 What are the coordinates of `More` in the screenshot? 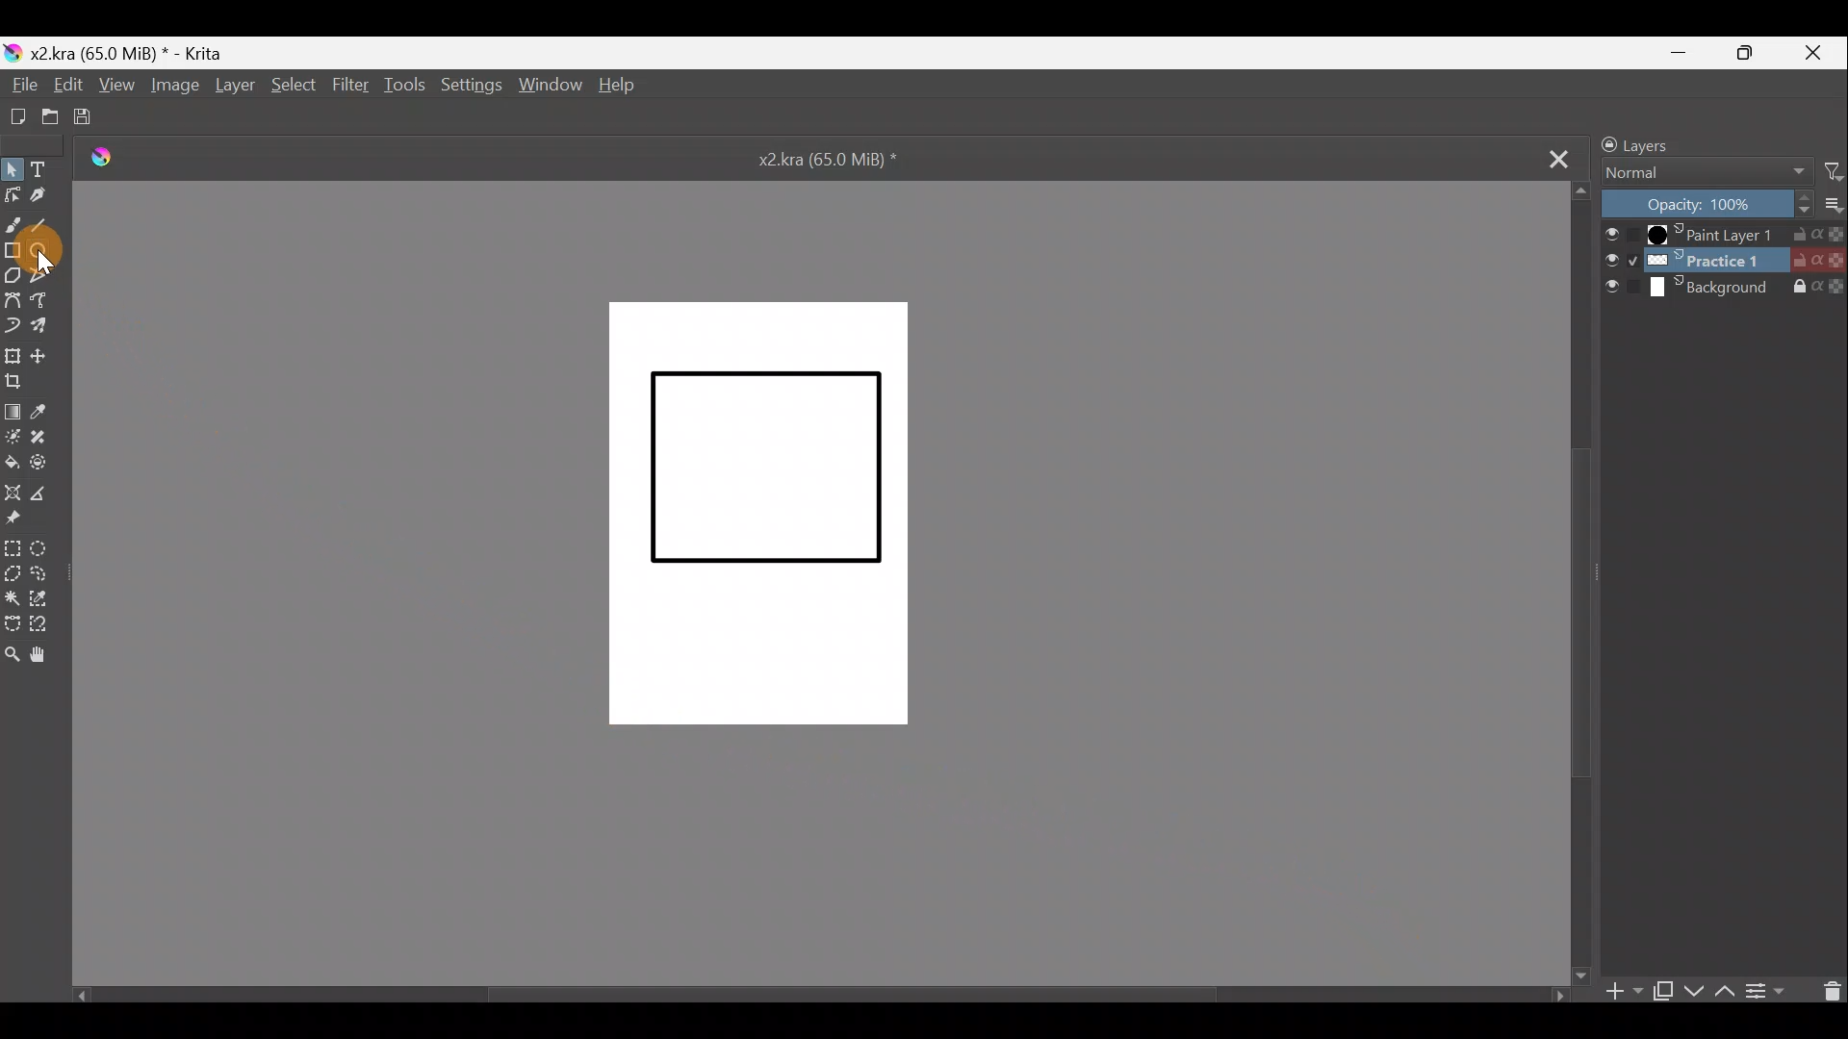 It's located at (1829, 205).